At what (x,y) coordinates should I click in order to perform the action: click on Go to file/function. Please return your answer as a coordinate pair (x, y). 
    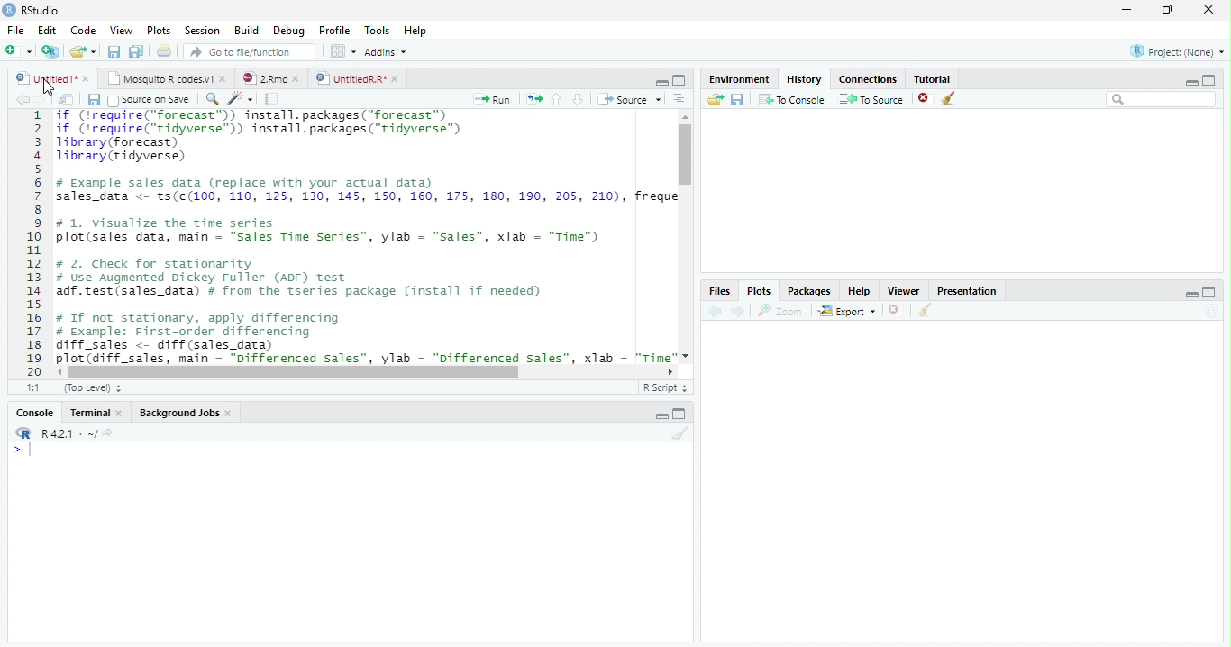
    Looking at the image, I should click on (250, 51).